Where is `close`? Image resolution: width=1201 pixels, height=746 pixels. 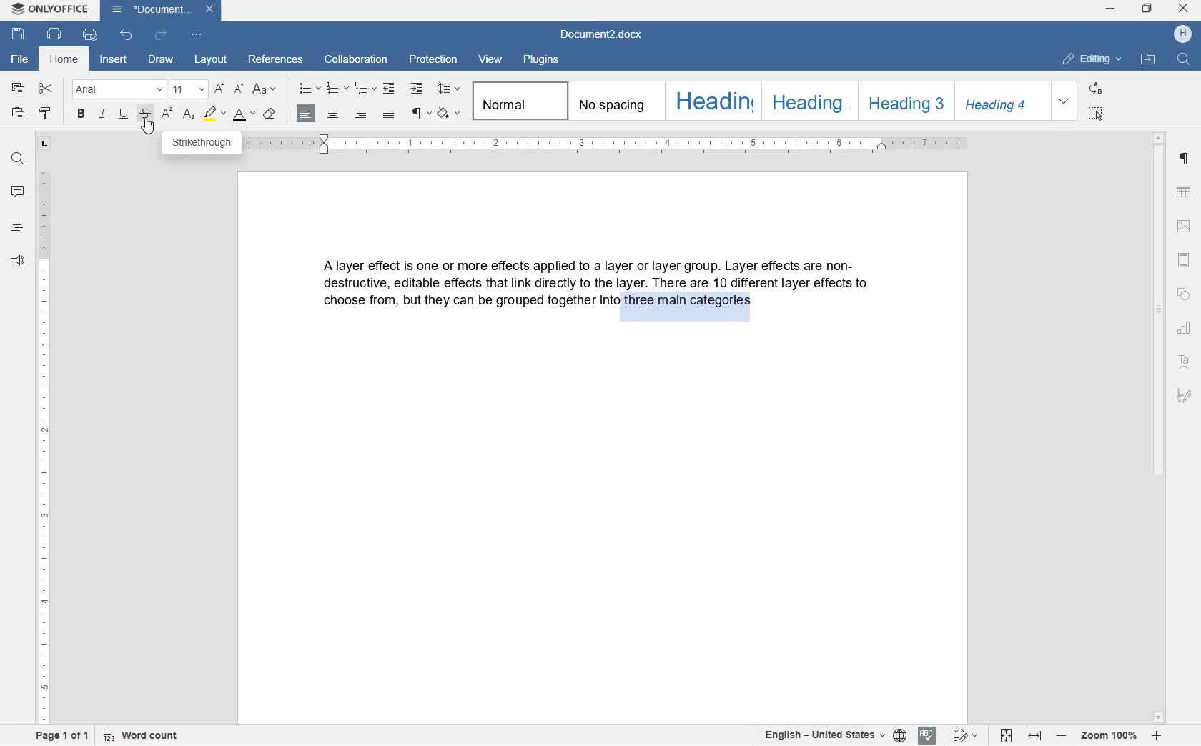
close is located at coordinates (1183, 8).